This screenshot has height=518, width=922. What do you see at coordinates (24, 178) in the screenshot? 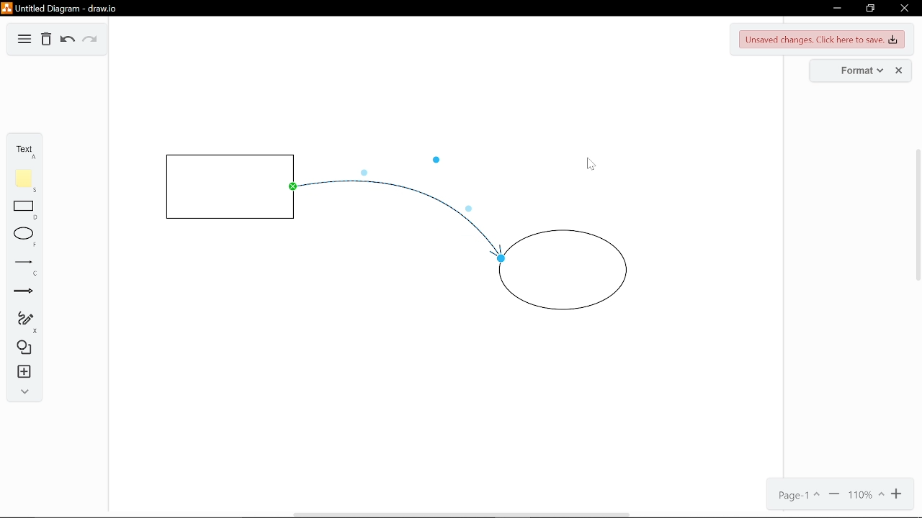
I see `Note` at bounding box center [24, 178].